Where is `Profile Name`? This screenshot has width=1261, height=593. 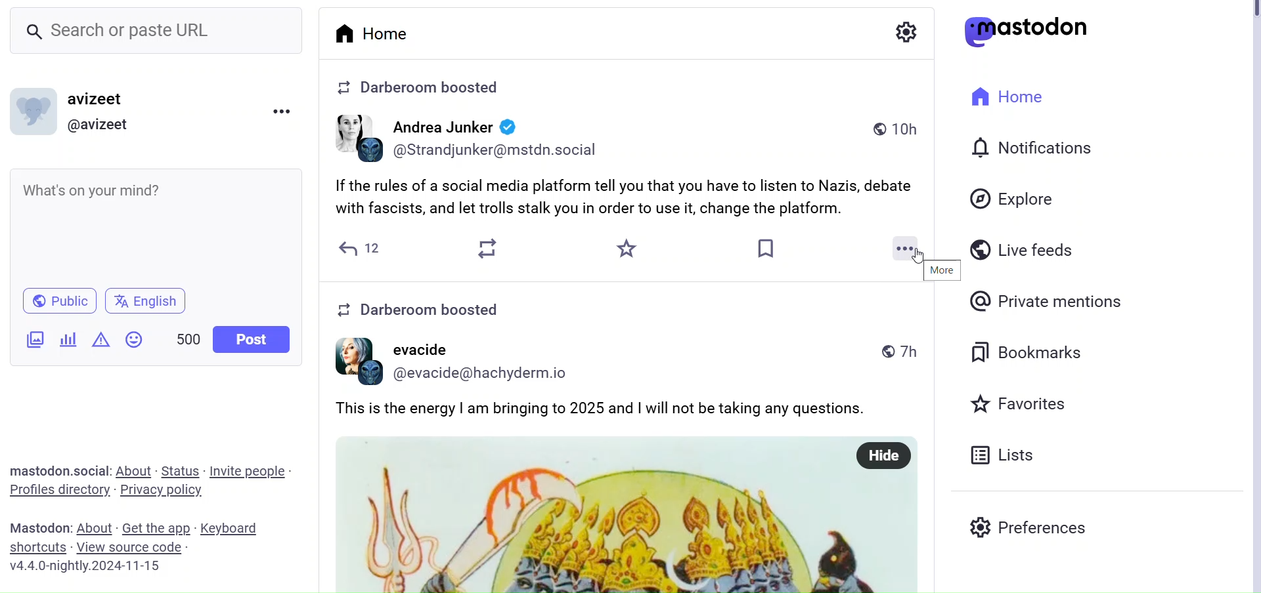 Profile Name is located at coordinates (99, 98).